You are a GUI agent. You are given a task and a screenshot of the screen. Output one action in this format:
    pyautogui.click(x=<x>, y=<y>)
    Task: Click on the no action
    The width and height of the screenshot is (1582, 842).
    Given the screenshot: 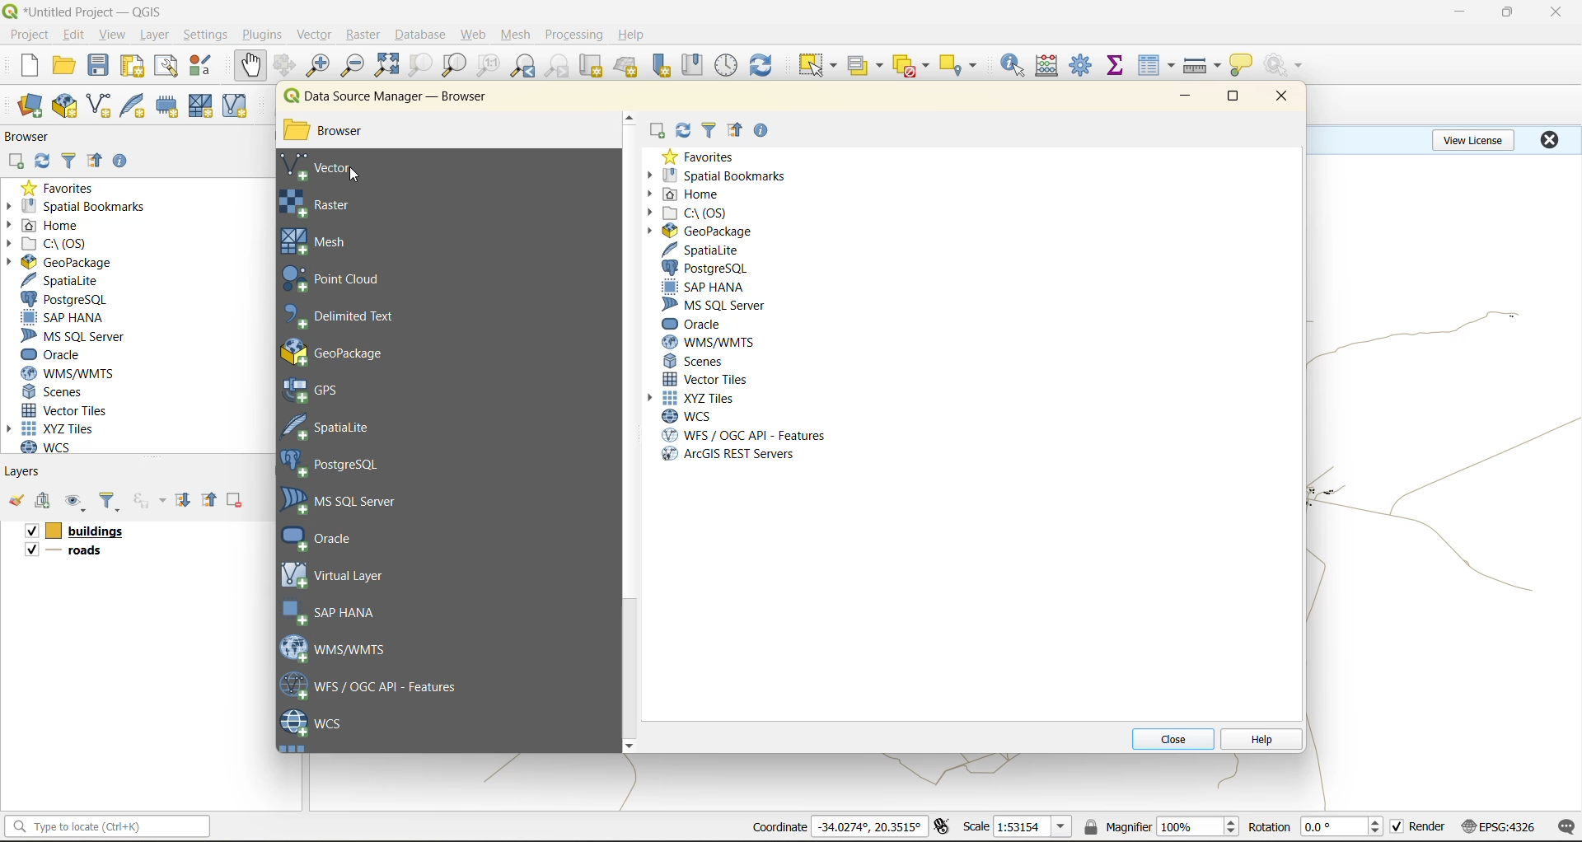 What is the action you would take?
    pyautogui.click(x=1286, y=65)
    